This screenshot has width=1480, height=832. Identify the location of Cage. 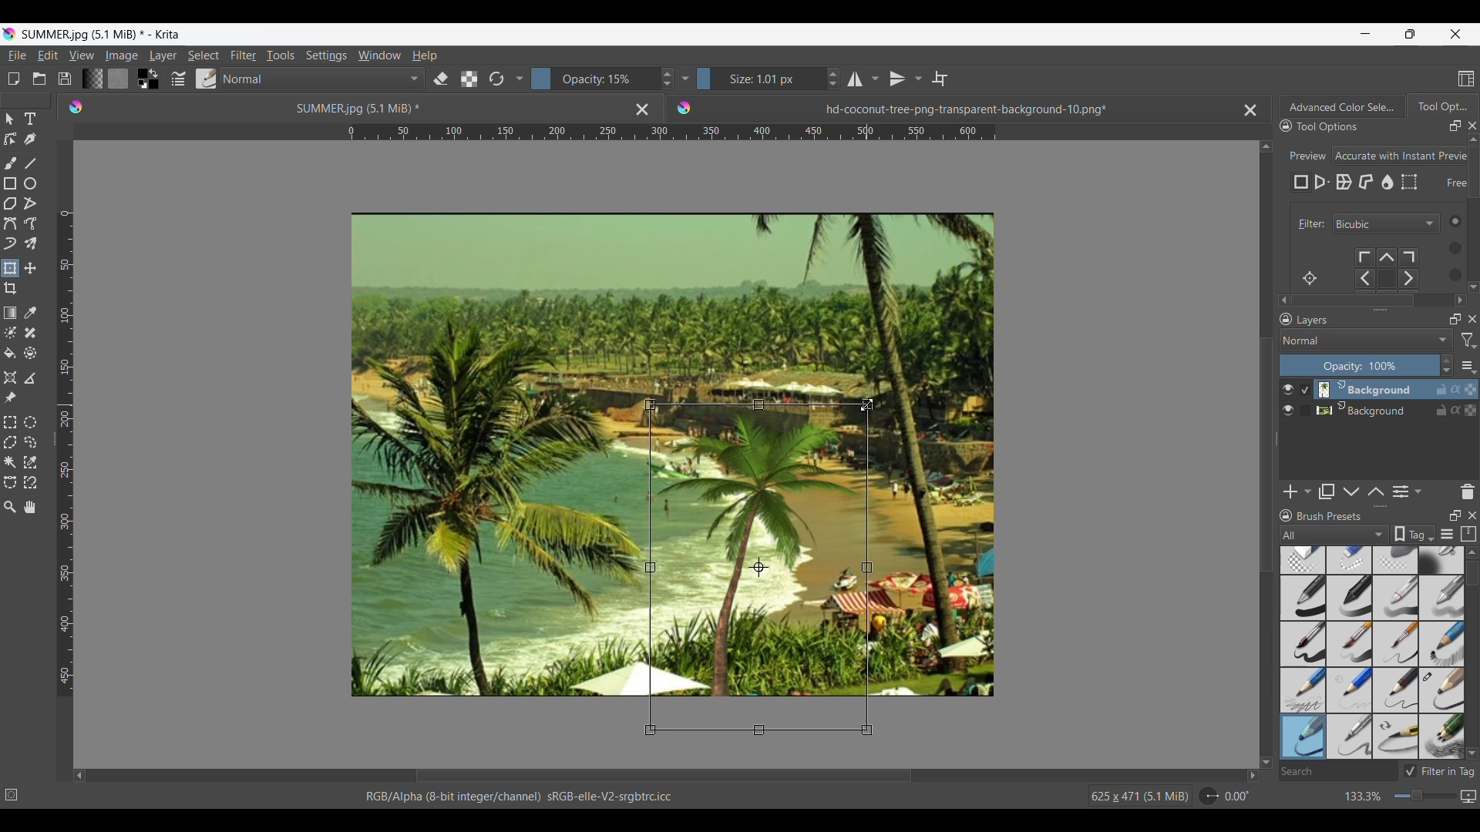
(1367, 183).